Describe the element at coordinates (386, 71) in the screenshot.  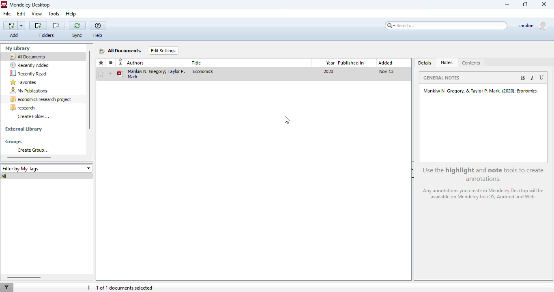
I see `nov 13` at that location.